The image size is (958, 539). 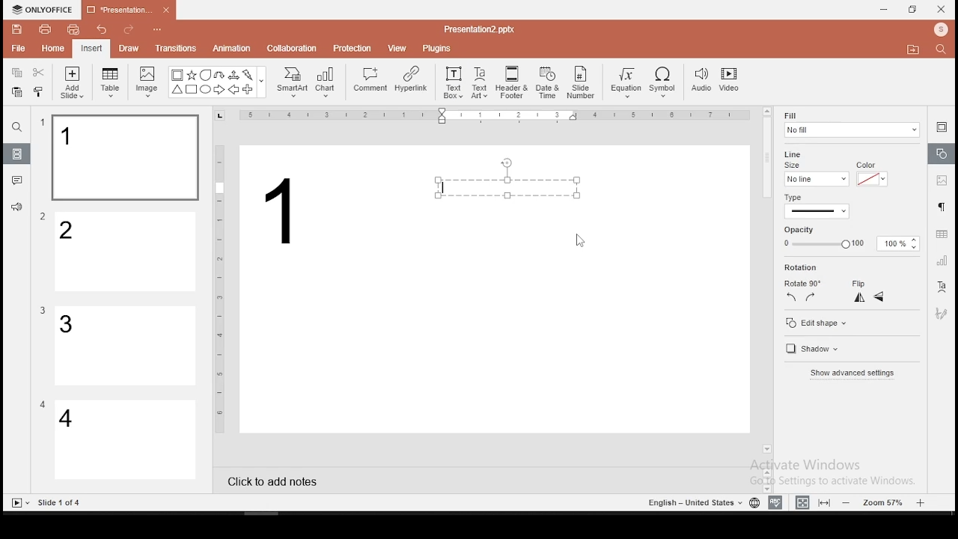 I want to click on icon, so click(x=45, y=10).